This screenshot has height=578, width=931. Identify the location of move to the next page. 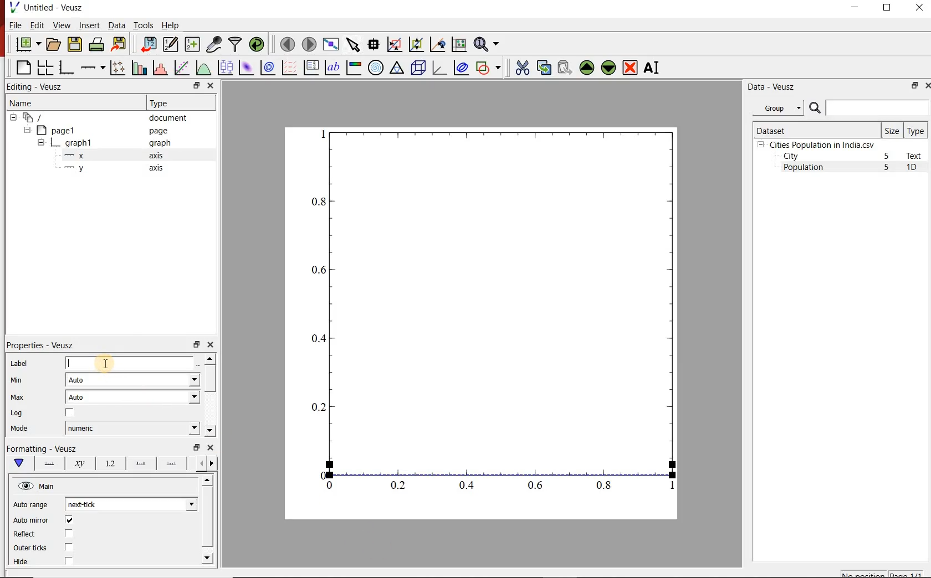
(308, 44).